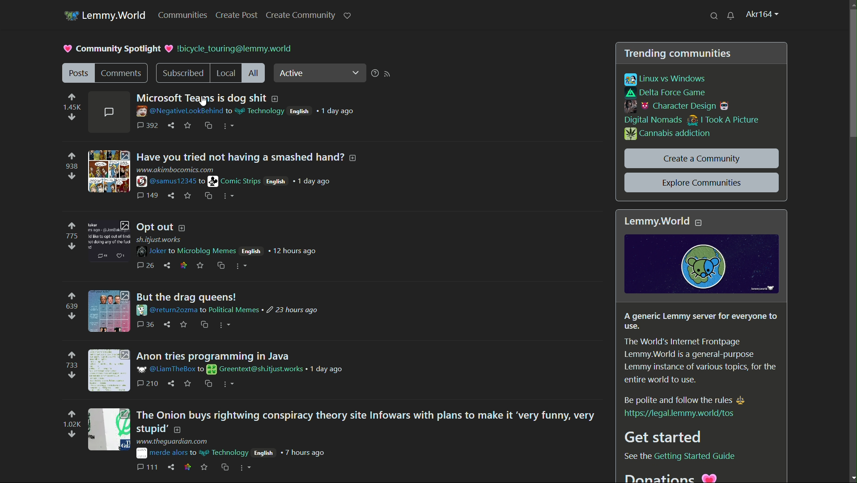  I want to click on image, so click(110, 241).